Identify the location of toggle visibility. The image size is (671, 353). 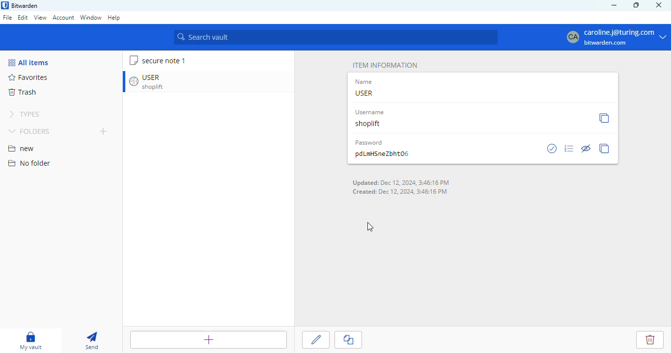
(587, 146).